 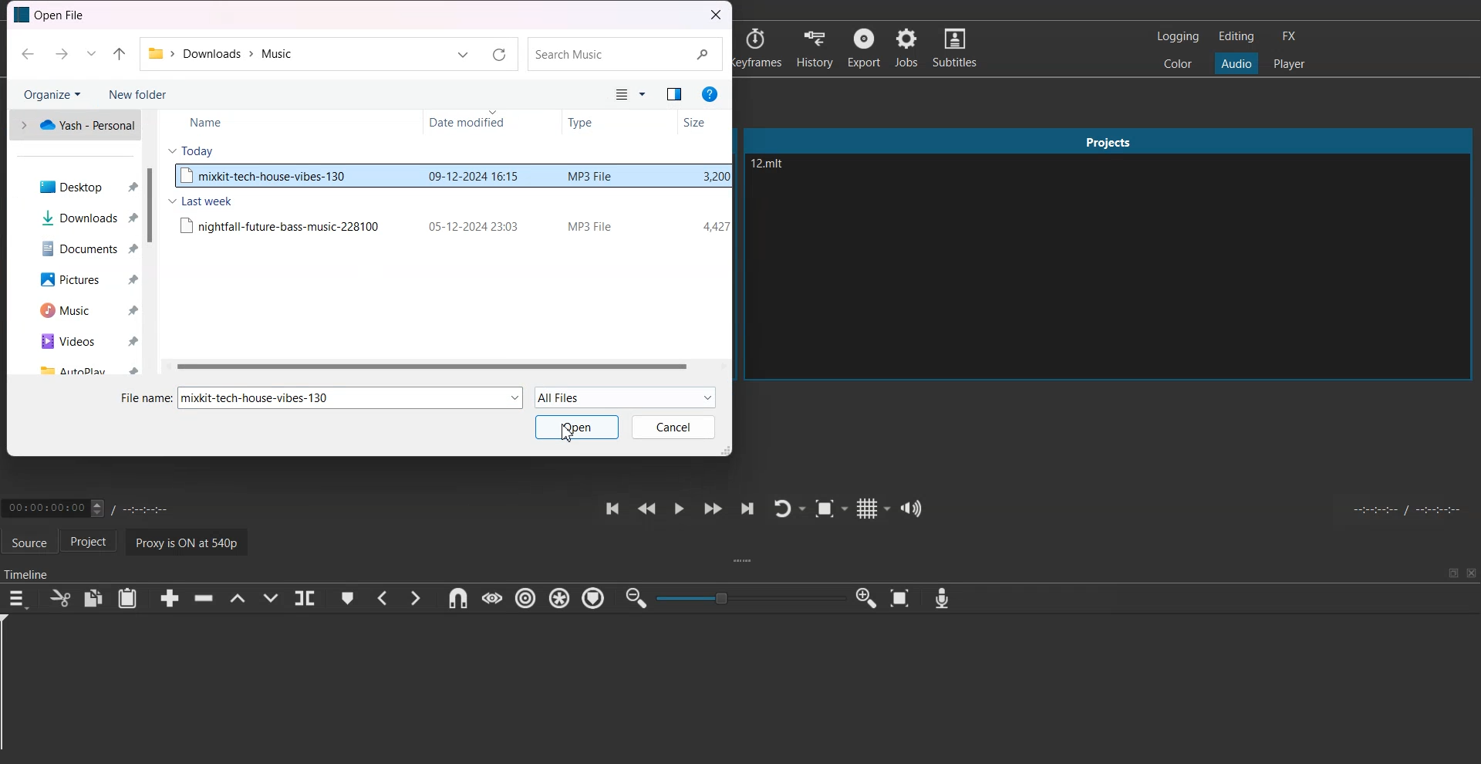 What do you see at coordinates (902, 598) in the screenshot?
I see `Zoom timeline to fit` at bounding box center [902, 598].